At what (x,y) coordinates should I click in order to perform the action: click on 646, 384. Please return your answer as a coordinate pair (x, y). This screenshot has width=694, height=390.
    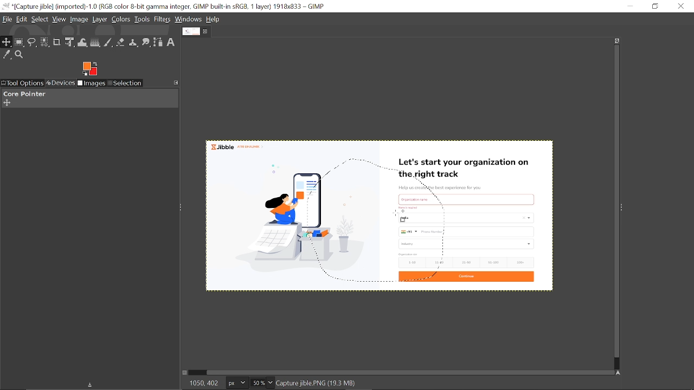
    Looking at the image, I should click on (204, 382).